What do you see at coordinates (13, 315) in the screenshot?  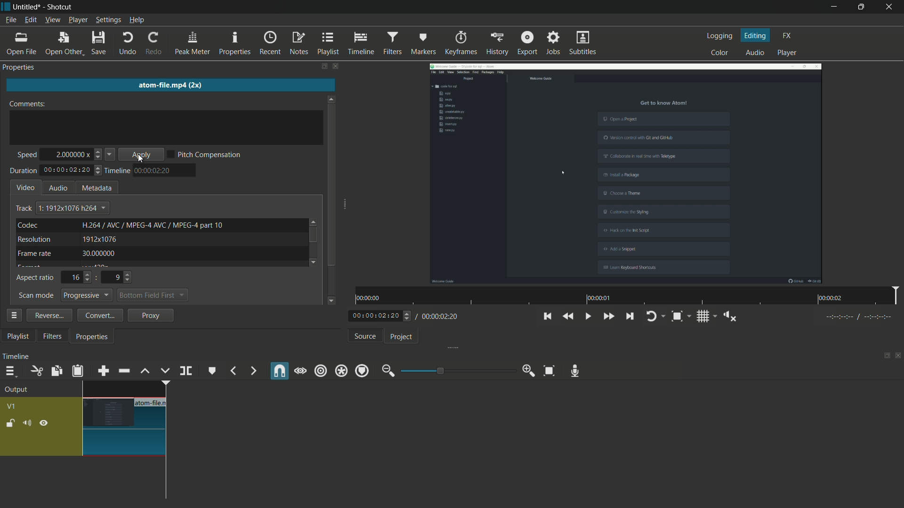 I see `properties menu` at bounding box center [13, 315].